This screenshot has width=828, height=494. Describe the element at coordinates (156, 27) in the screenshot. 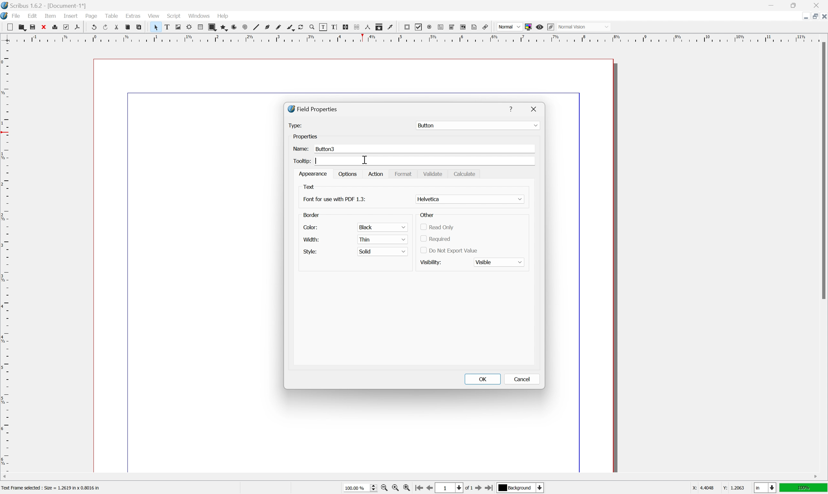

I see `select item` at that location.